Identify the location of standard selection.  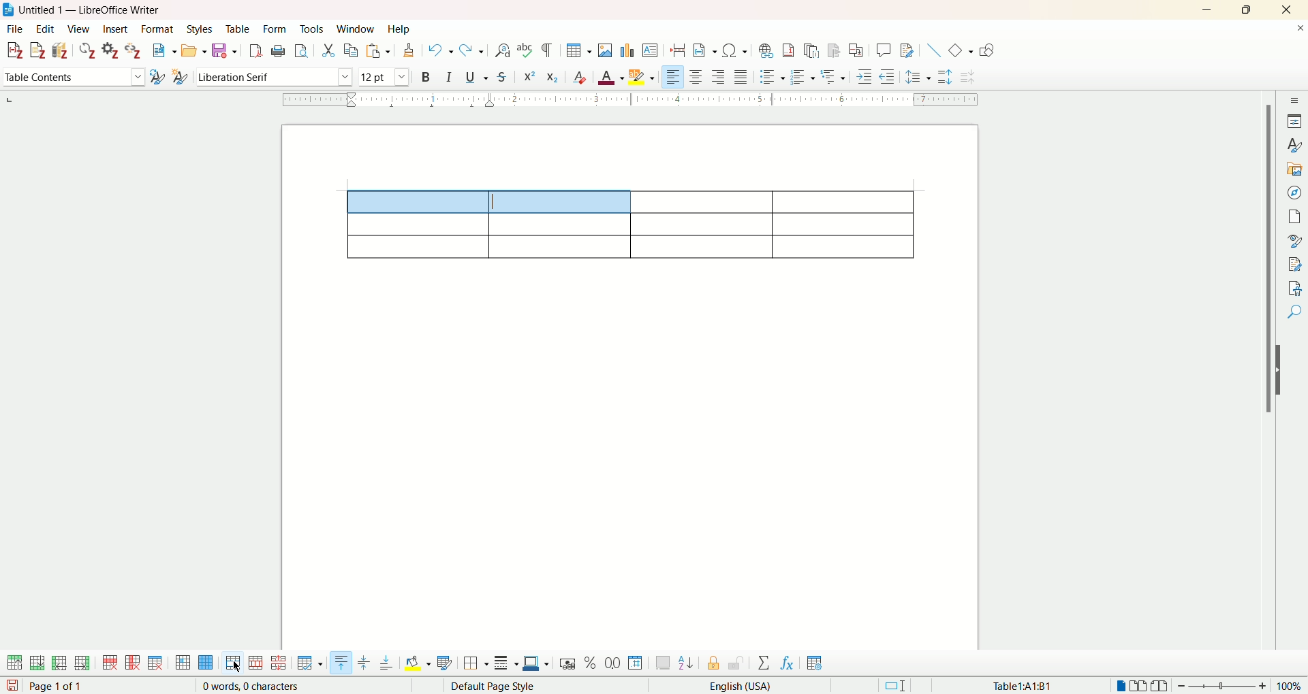
(905, 684).